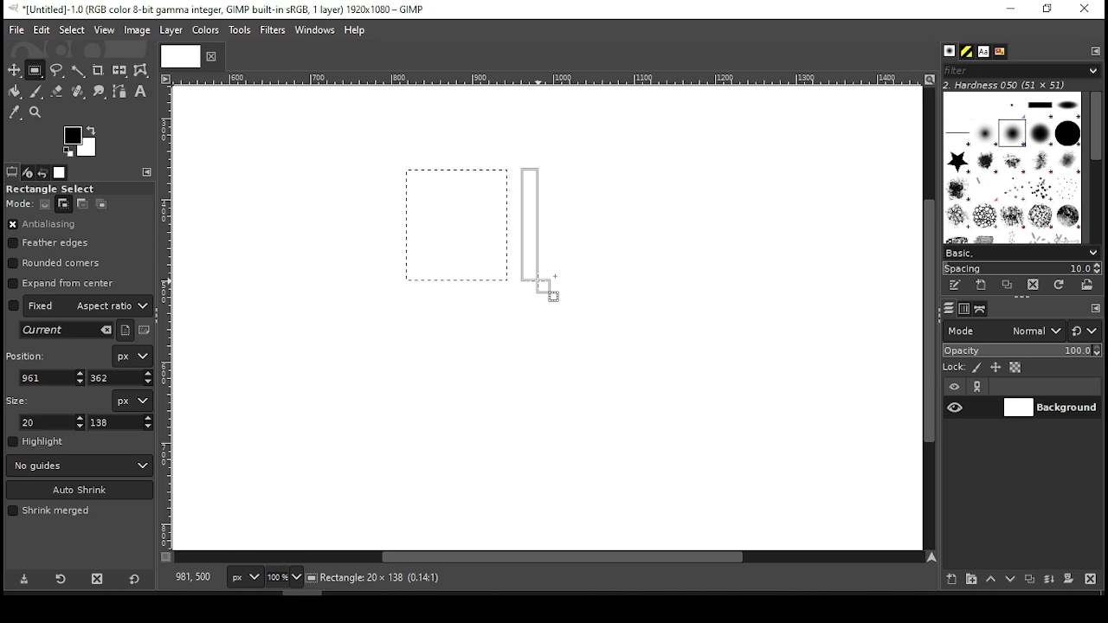 The height and width of the screenshot is (623, 1108). I want to click on layer visibility, so click(955, 387).